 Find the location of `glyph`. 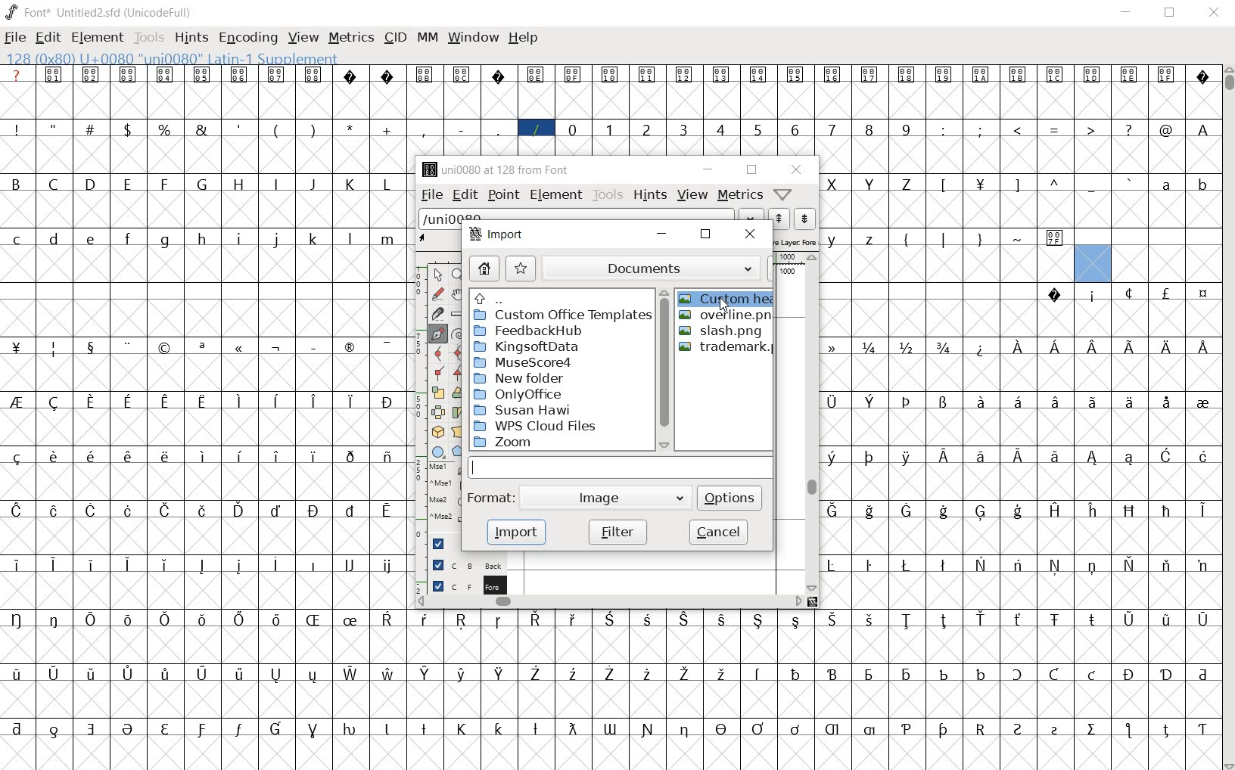

glyph is located at coordinates (165, 729).